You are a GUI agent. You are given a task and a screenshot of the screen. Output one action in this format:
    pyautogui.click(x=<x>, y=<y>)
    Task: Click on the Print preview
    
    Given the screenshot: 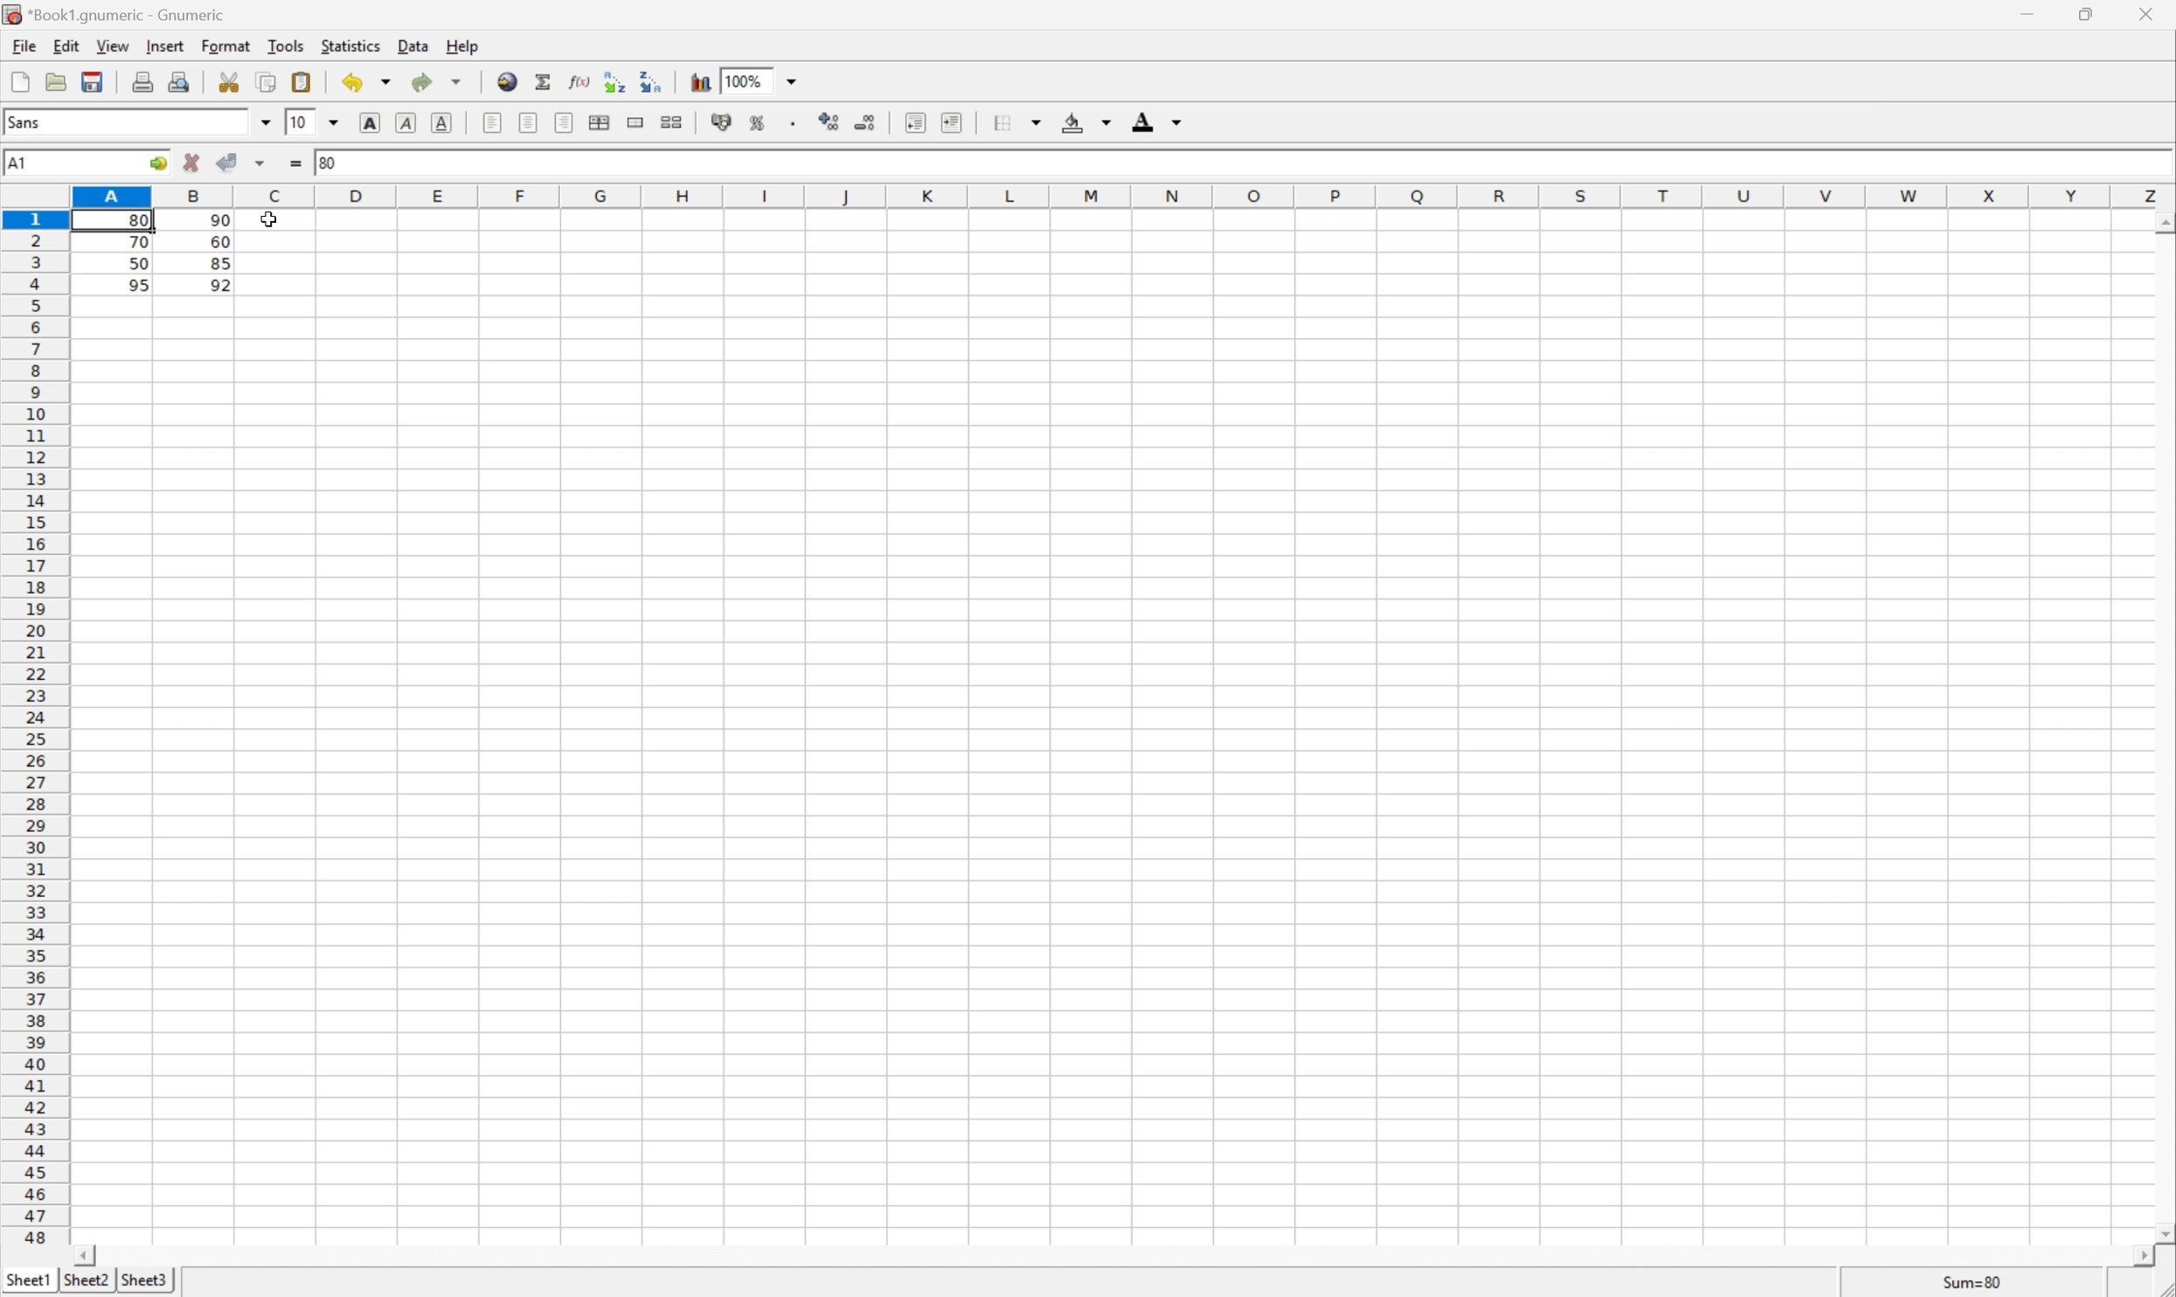 What is the action you would take?
    pyautogui.click(x=180, y=82)
    